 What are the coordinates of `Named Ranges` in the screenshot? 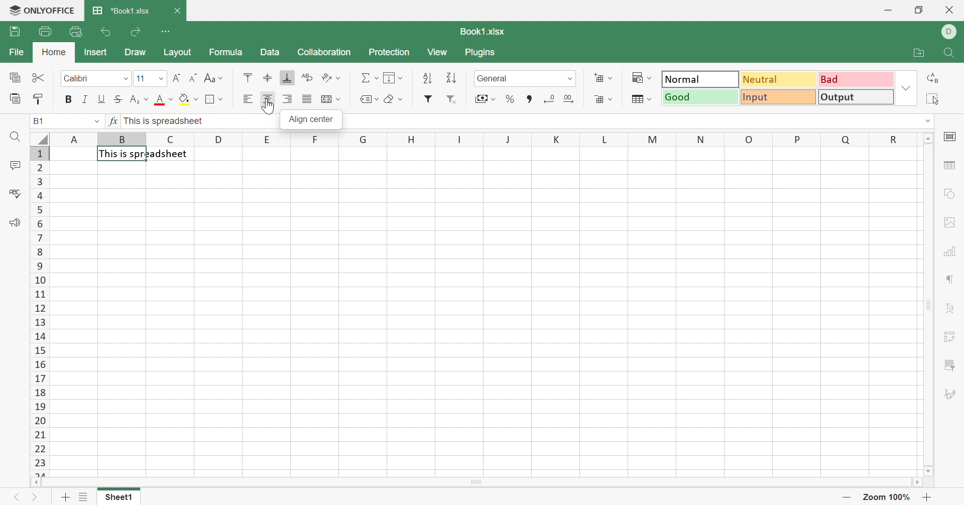 It's located at (364, 100).